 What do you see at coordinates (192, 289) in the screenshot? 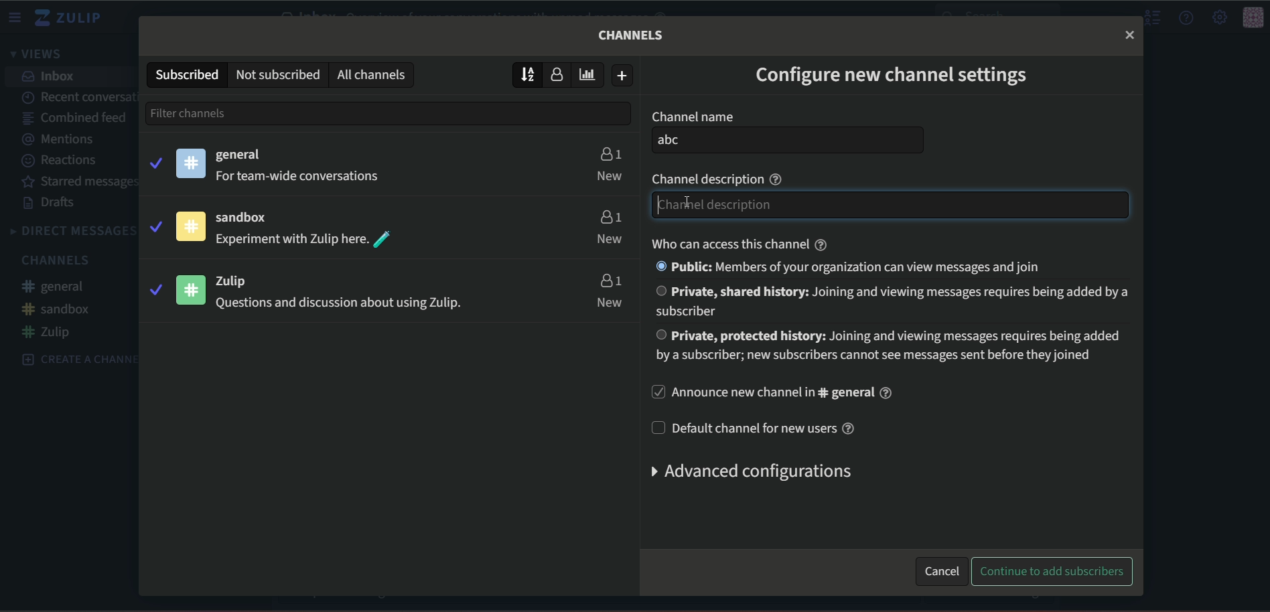
I see `icon` at bounding box center [192, 289].